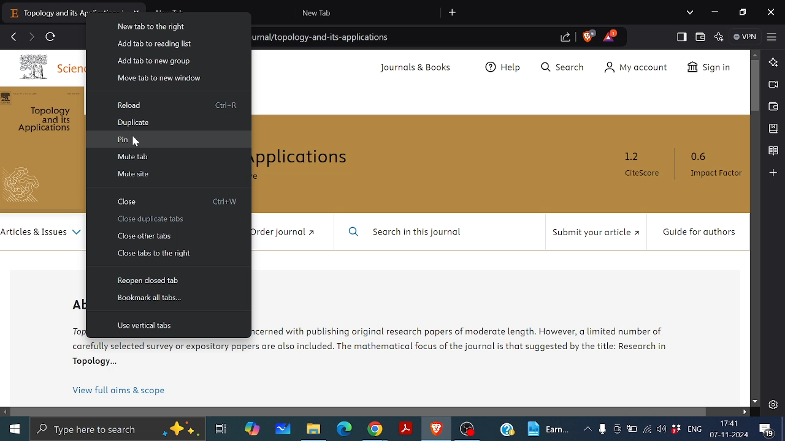 This screenshot has width=785, height=441. I want to click on L, so click(773, 62).